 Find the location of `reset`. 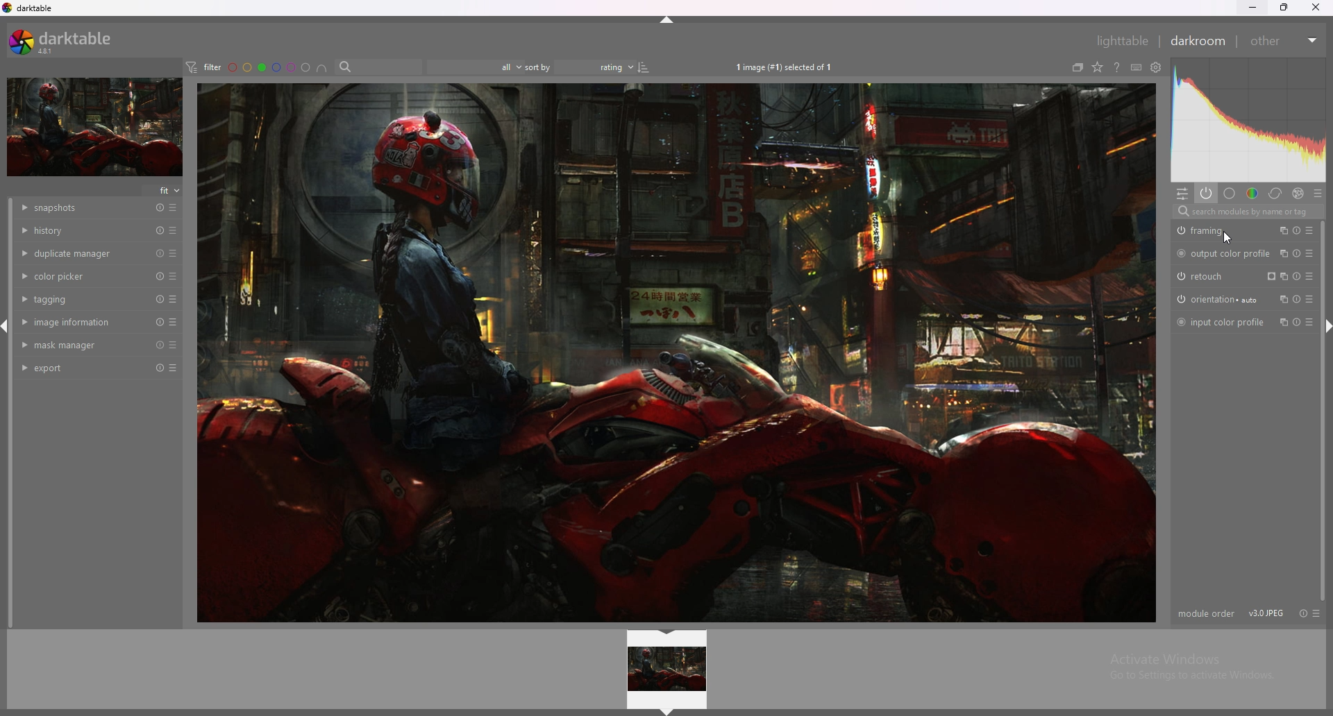

reset is located at coordinates (1297, 324).